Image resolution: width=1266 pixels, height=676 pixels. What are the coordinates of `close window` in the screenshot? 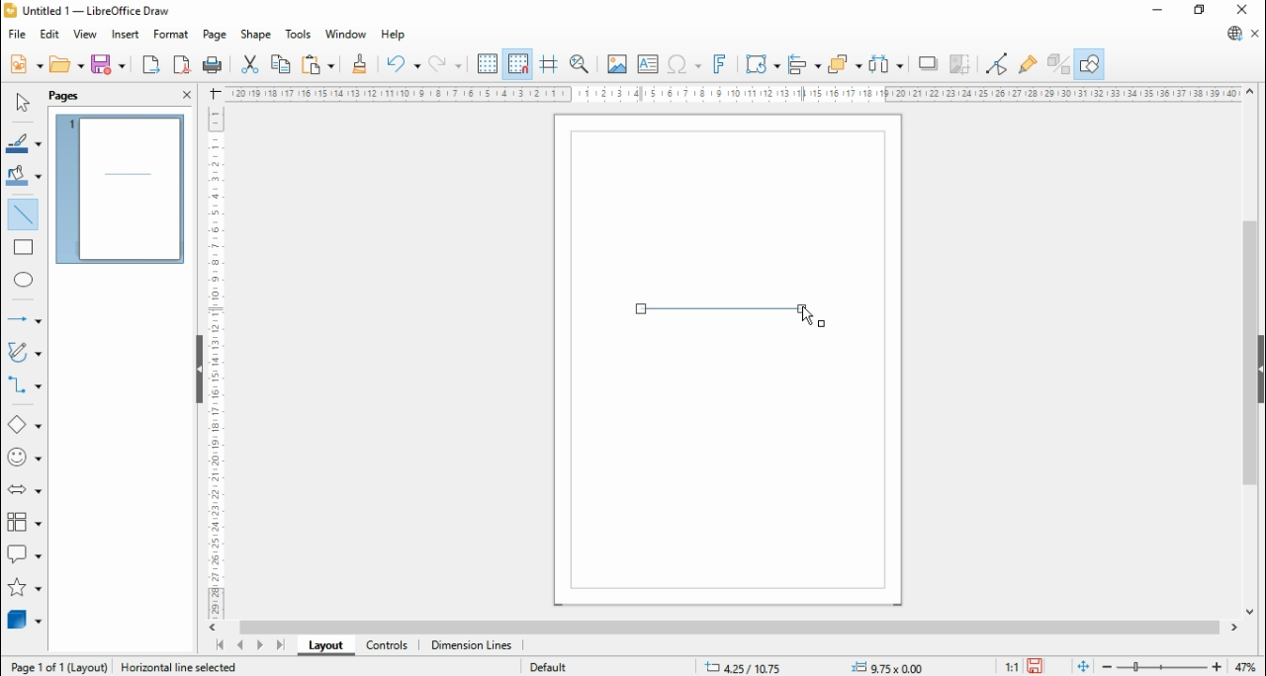 It's located at (1239, 10).